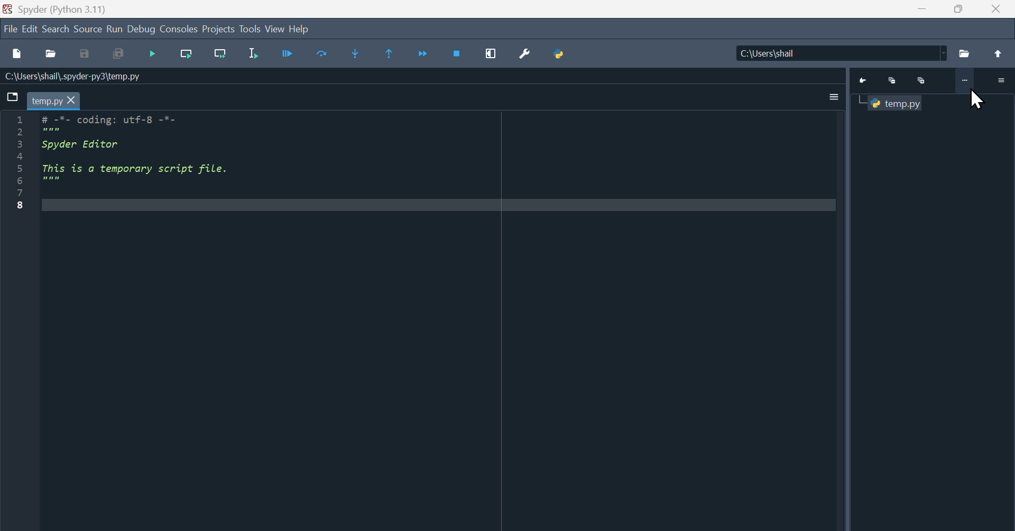  Describe the element at coordinates (894, 81) in the screenshot. I see `Minimize` at that location.